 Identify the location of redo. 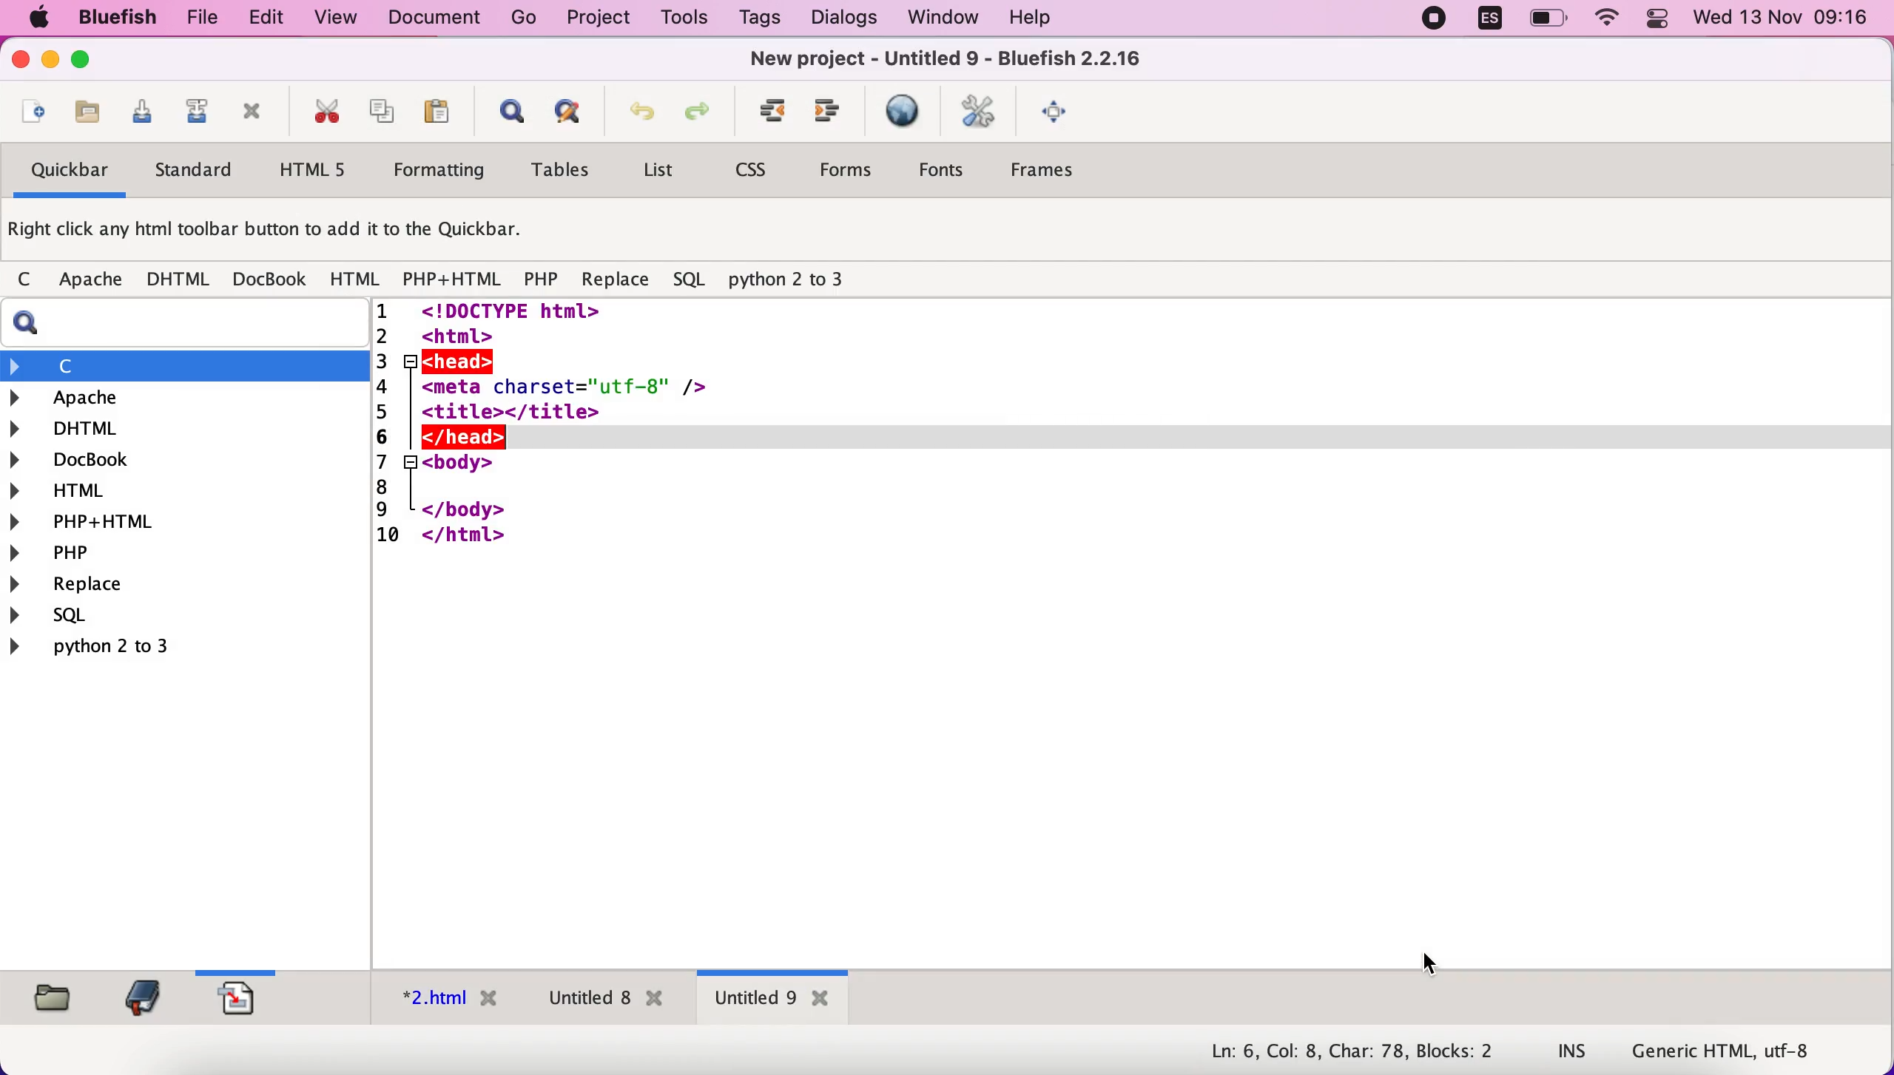
(696, 118).